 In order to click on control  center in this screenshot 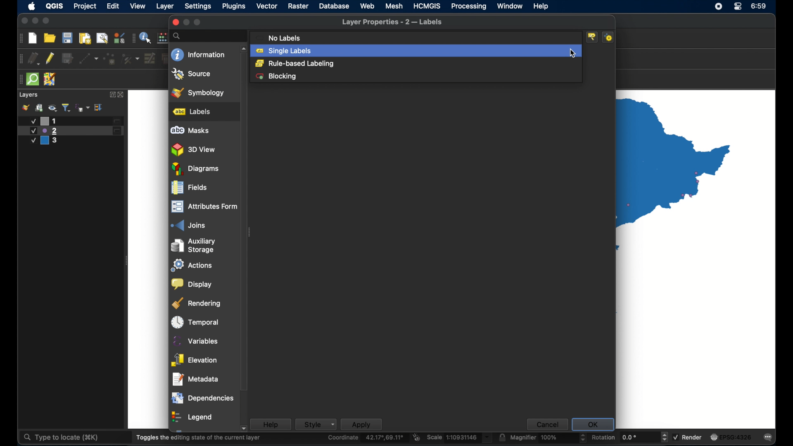, I will do `click(717, 7)`.